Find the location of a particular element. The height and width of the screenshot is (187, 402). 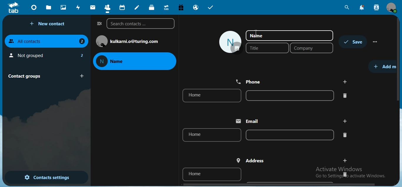

search is located at coordinates (347, 7).